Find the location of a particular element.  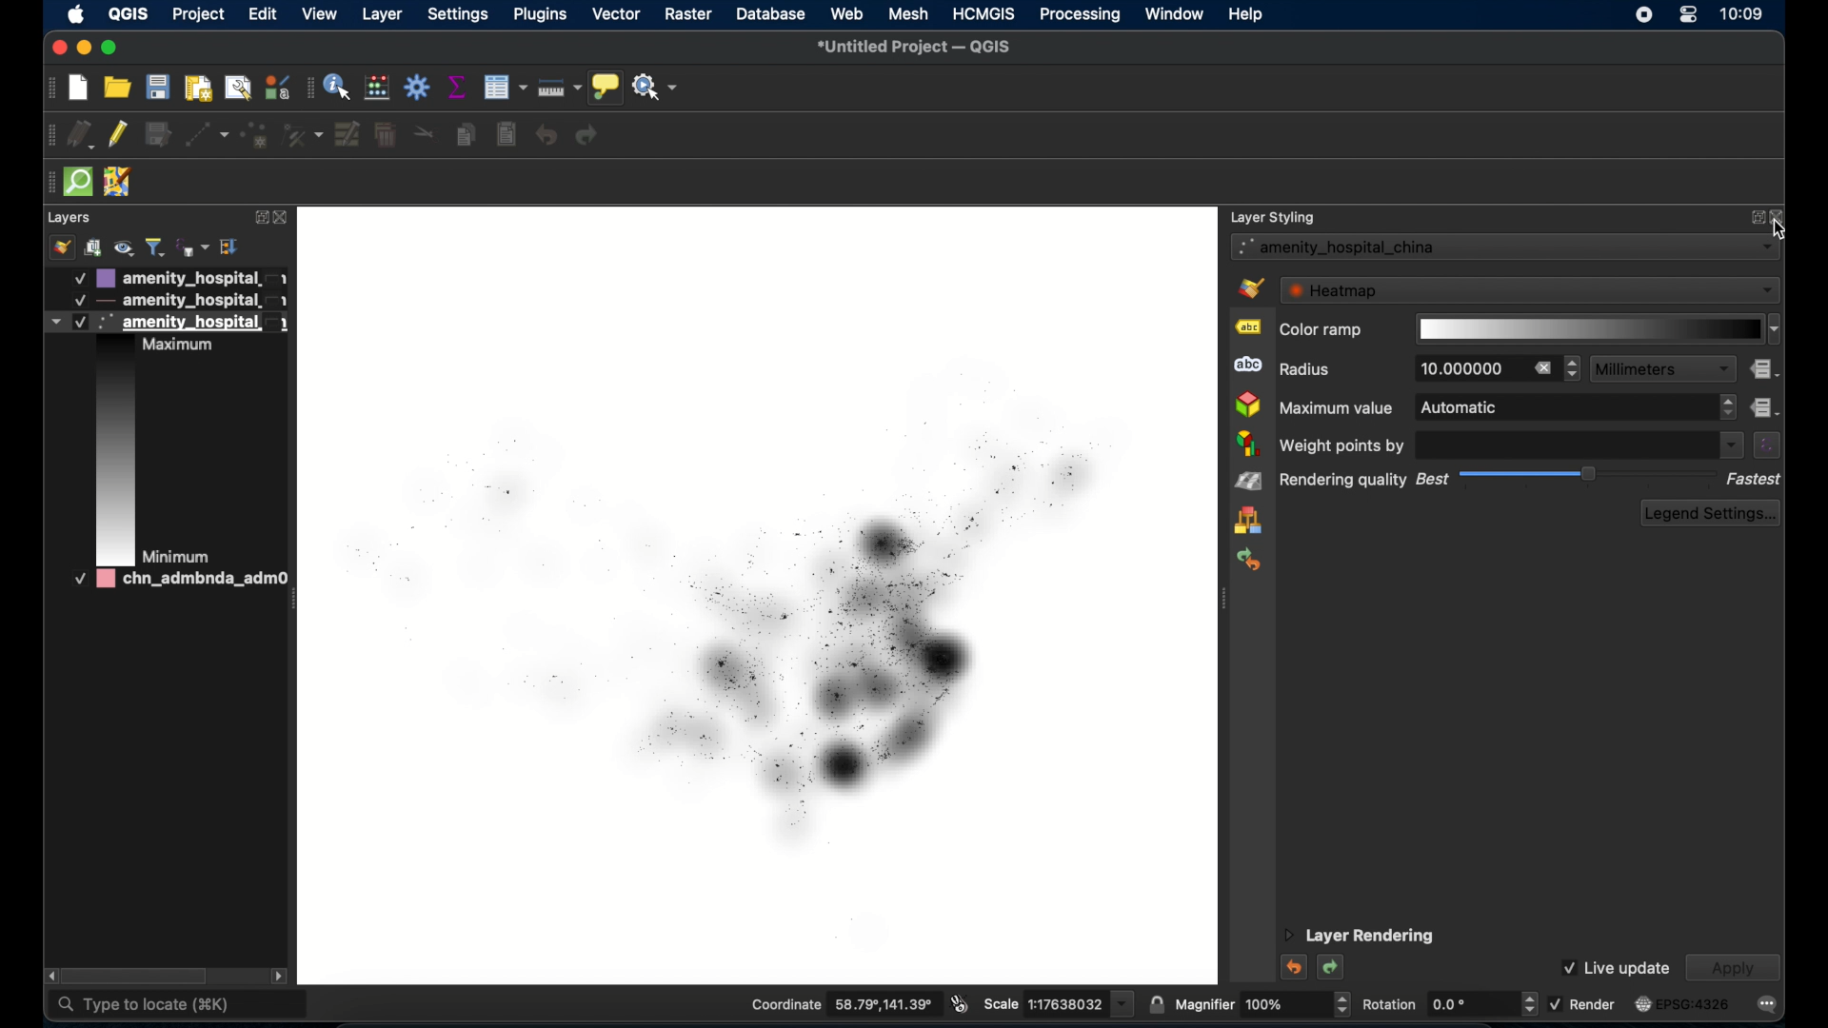

vertex tool is located at coordinates (304, 135).